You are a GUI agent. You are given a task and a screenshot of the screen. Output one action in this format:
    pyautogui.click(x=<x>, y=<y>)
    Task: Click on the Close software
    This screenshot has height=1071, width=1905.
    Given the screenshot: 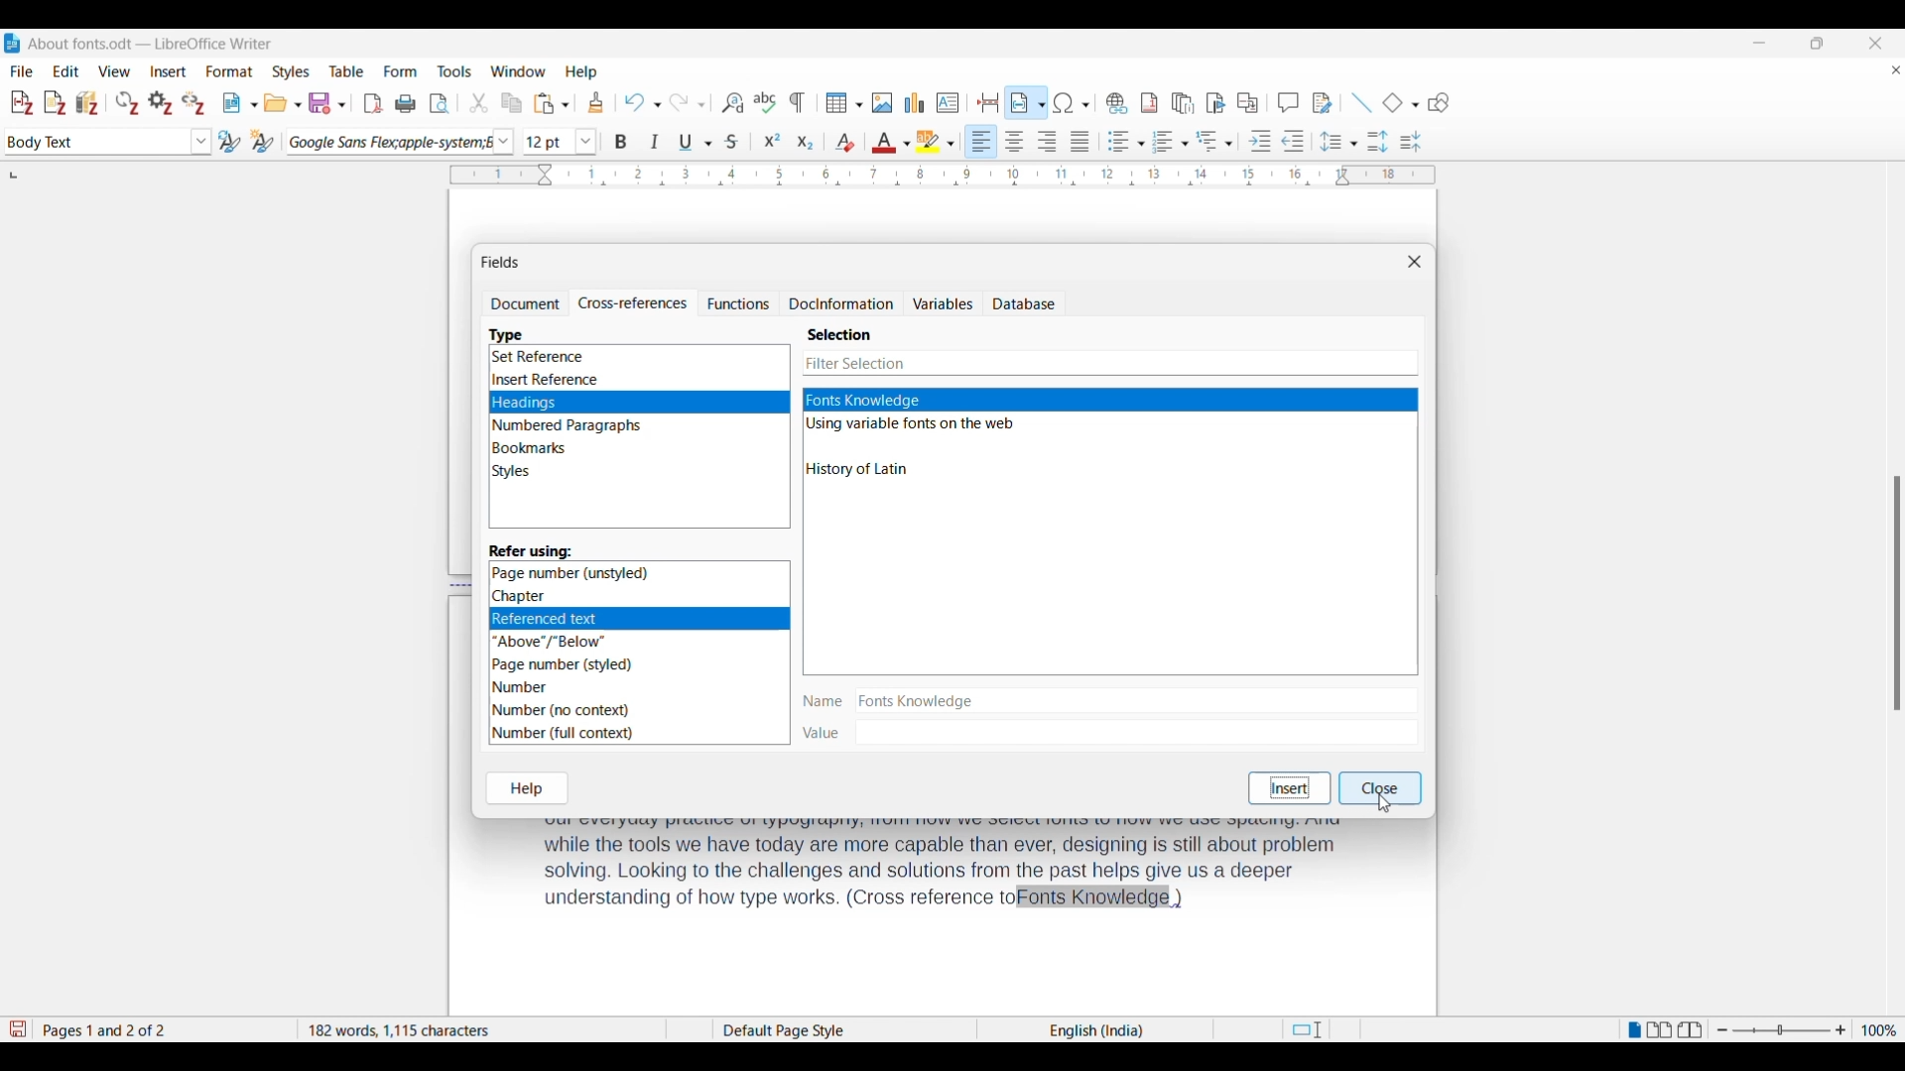 What is the action you would take?
    pyautogui.click(x=1875, y=44)
    